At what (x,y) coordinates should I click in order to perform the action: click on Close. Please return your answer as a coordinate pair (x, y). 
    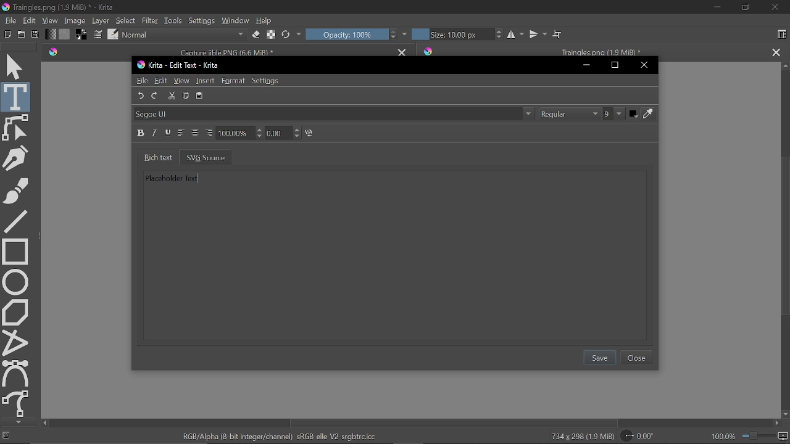
    Looking at the image, I should click on (646, 65).